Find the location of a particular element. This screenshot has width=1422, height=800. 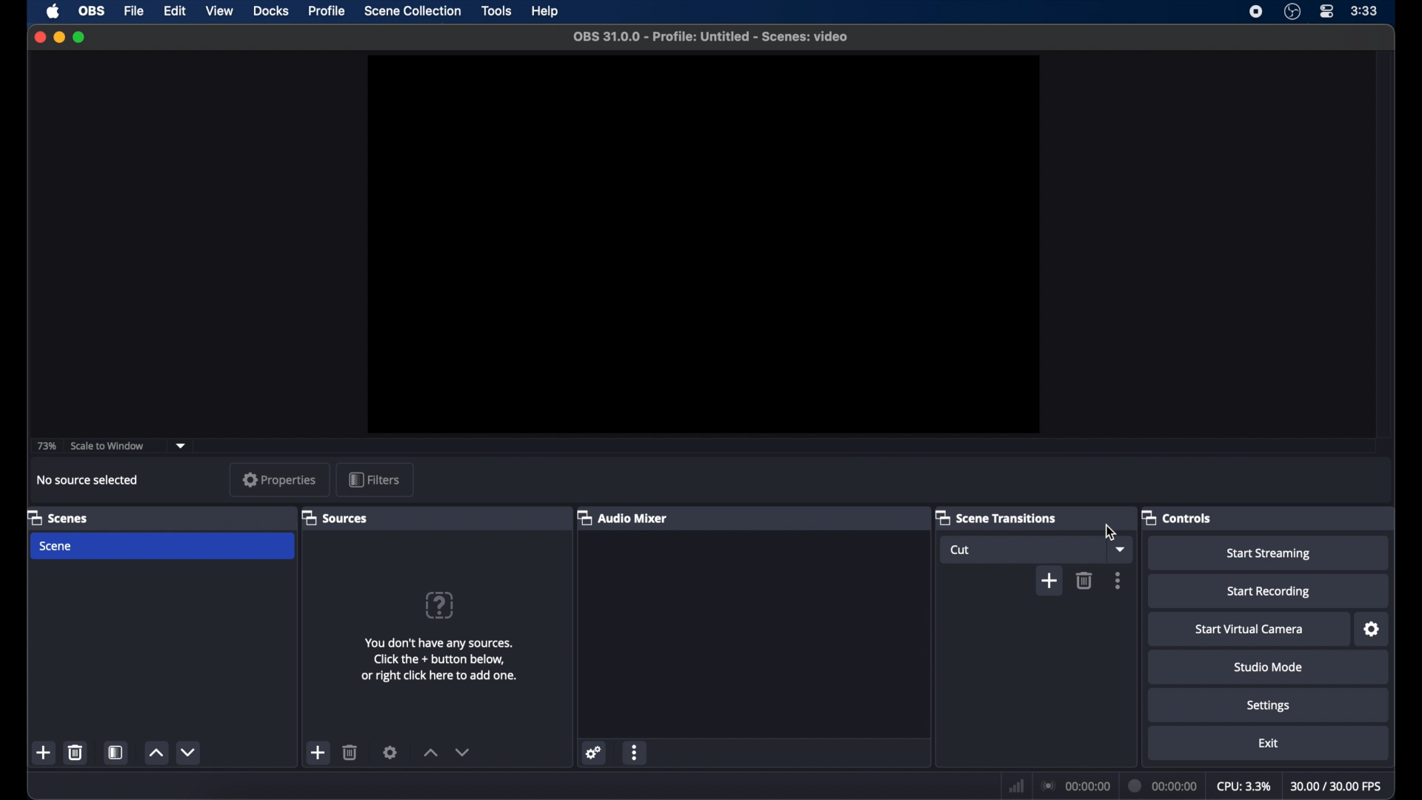

file is located at coordinates (135, 10).